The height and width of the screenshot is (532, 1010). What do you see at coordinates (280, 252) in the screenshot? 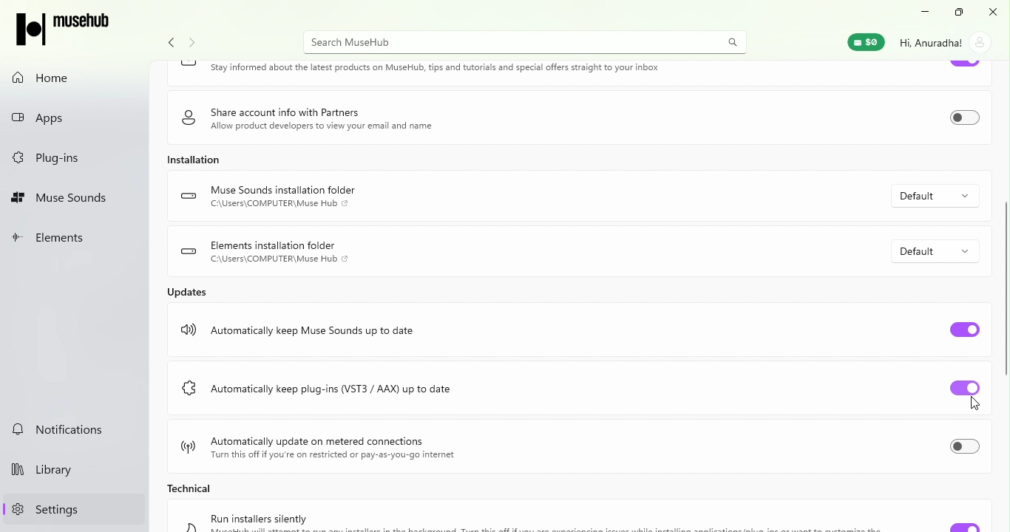
I see `Elements installation folder C:\Users\COMPUTER\Muse Hub ` at bounding box center [280, 252].